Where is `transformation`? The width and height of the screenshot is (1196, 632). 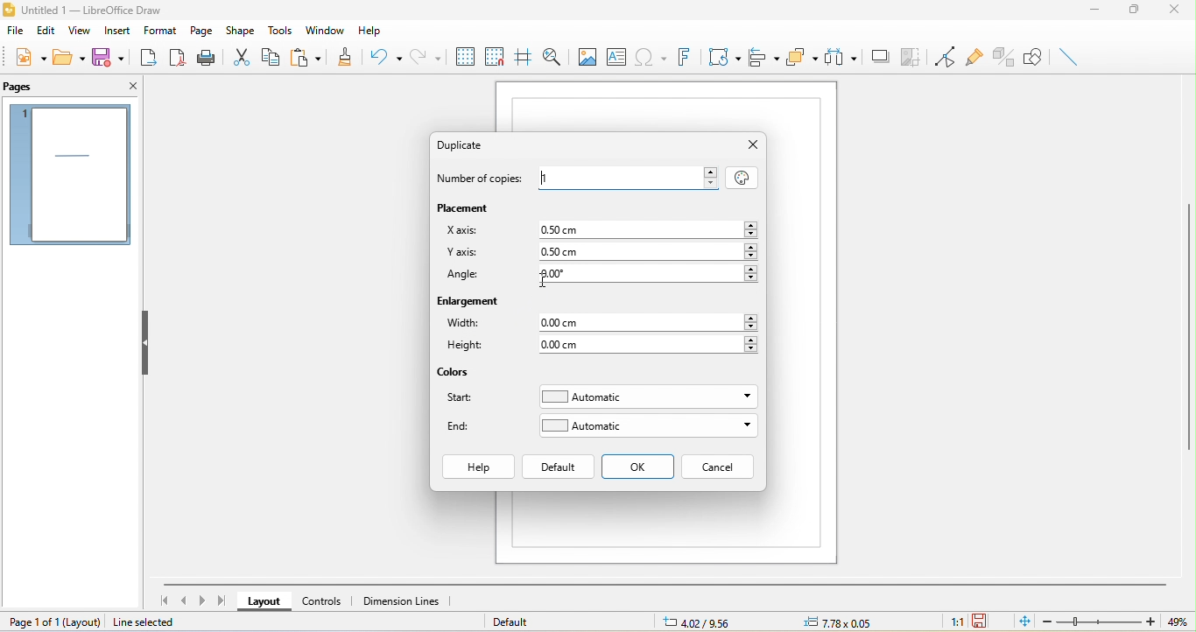 transformation is located at coordinates (722, 58).